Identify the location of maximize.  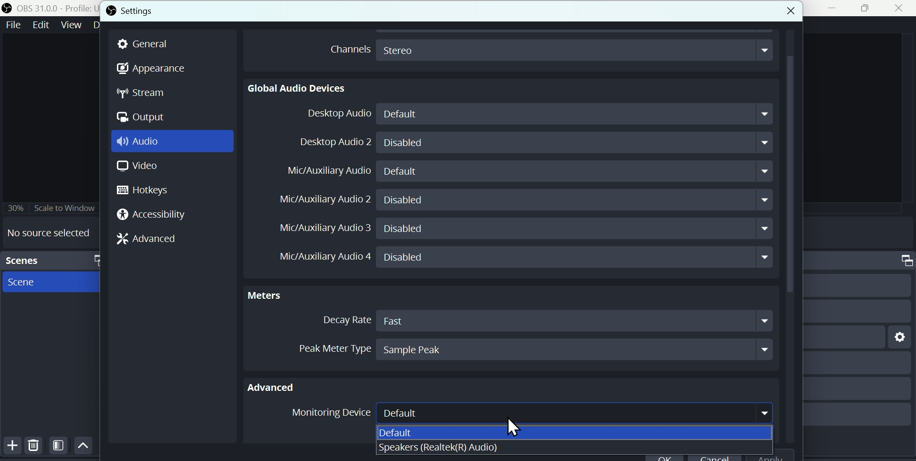
(902, 260).